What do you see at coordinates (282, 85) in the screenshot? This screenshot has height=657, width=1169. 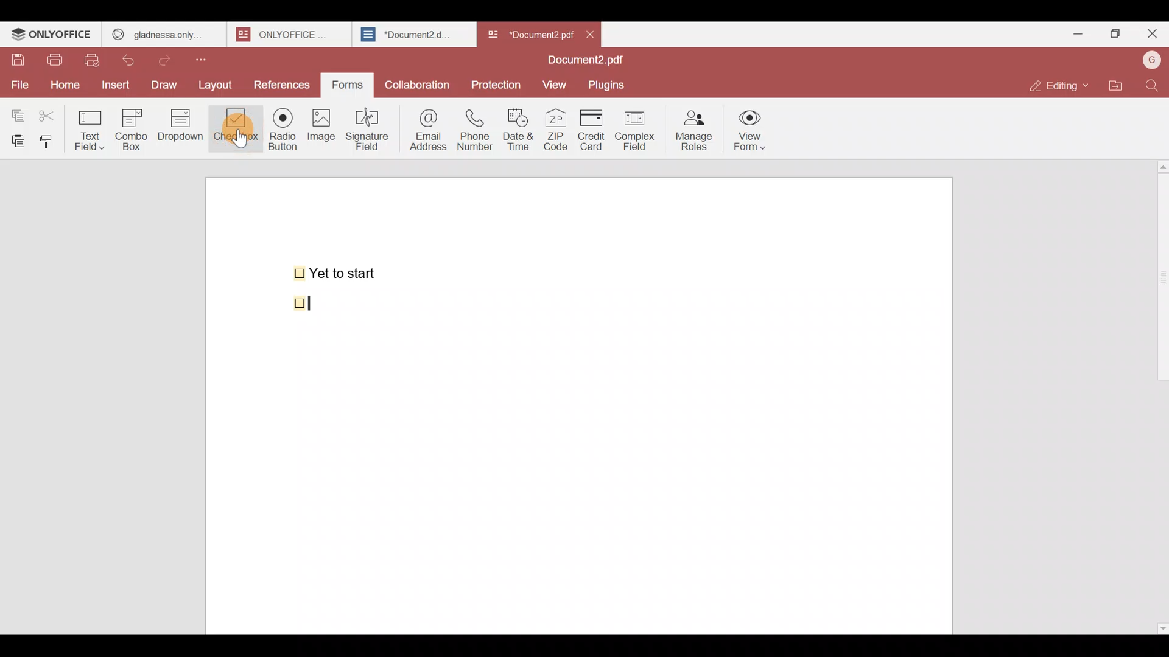 I see `References` at bounding box center [282, 85].